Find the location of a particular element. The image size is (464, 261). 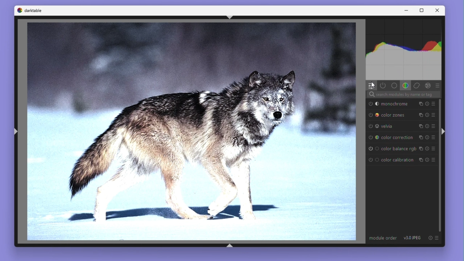

multiple instance actions is located at coordinates (420, 138).